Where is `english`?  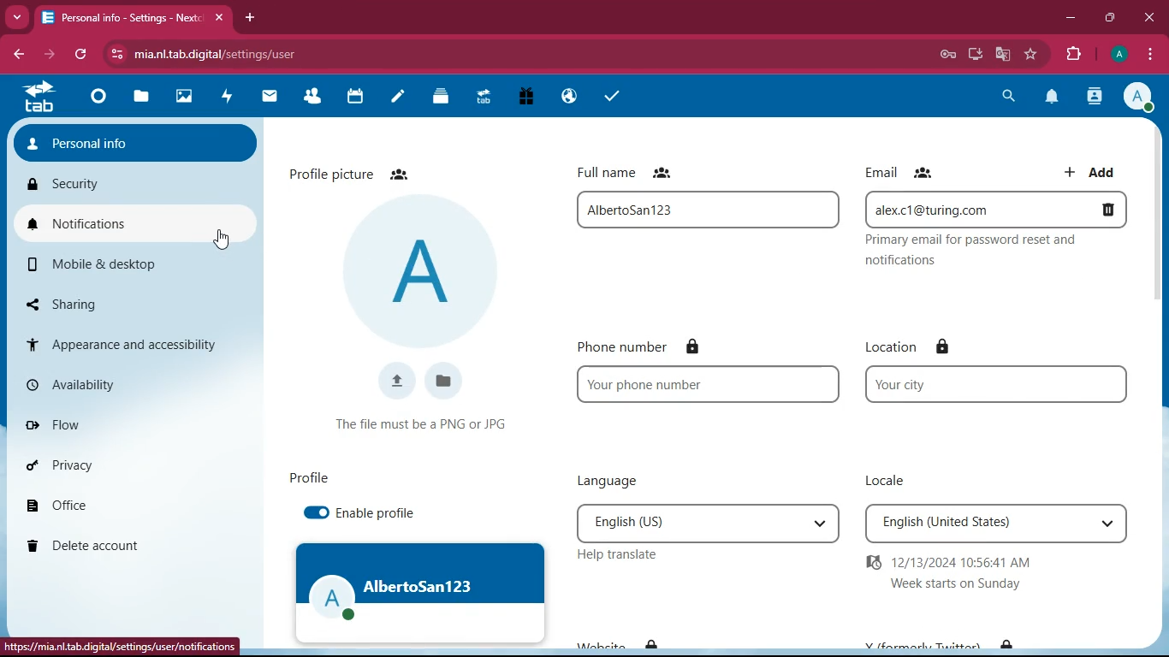
english is located at coordinates (687, 524).